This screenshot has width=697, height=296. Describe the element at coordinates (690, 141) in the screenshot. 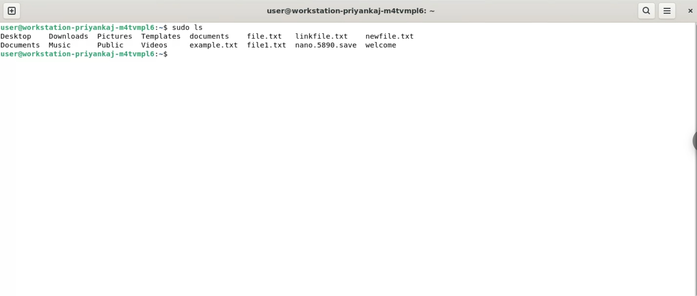

I see `sidebar` at that location.